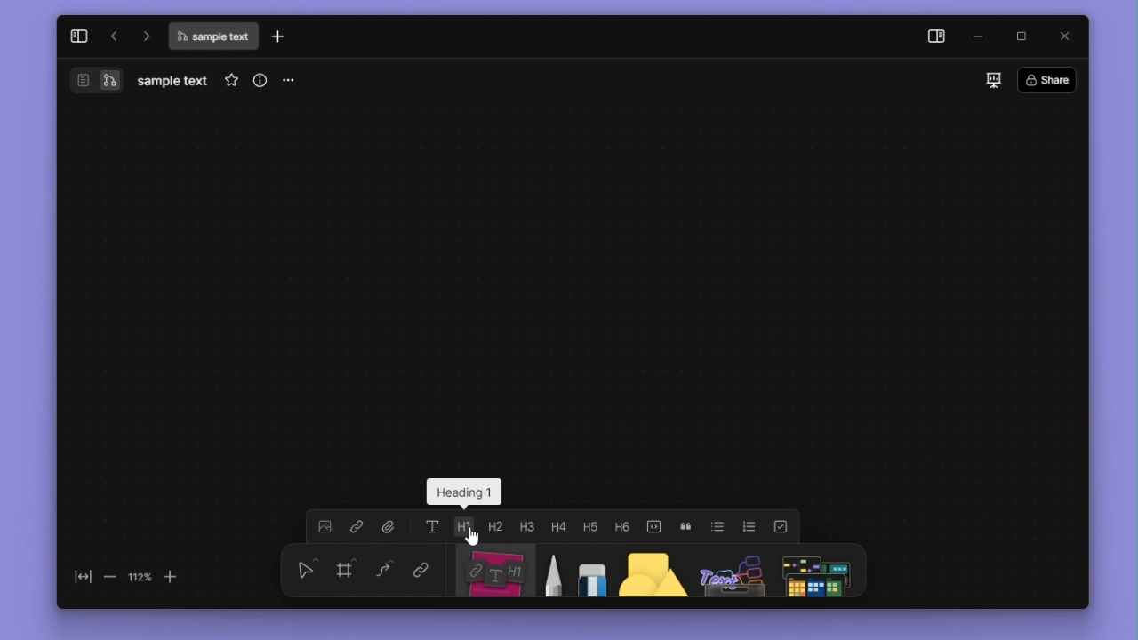 This screenshot has height=640, width=1138. What do you see at coordinates (815, 571) in the screenshot?
I see `more` at bounding box center [815, 571].